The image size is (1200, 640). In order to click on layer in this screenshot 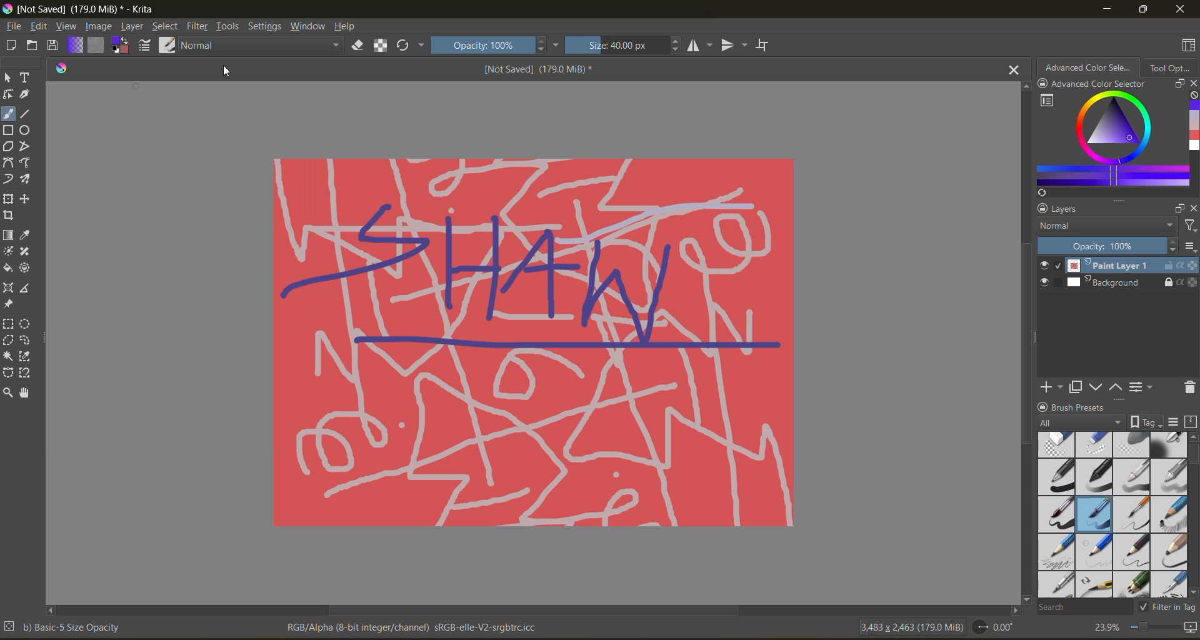, I will do `click(131, 26)`.